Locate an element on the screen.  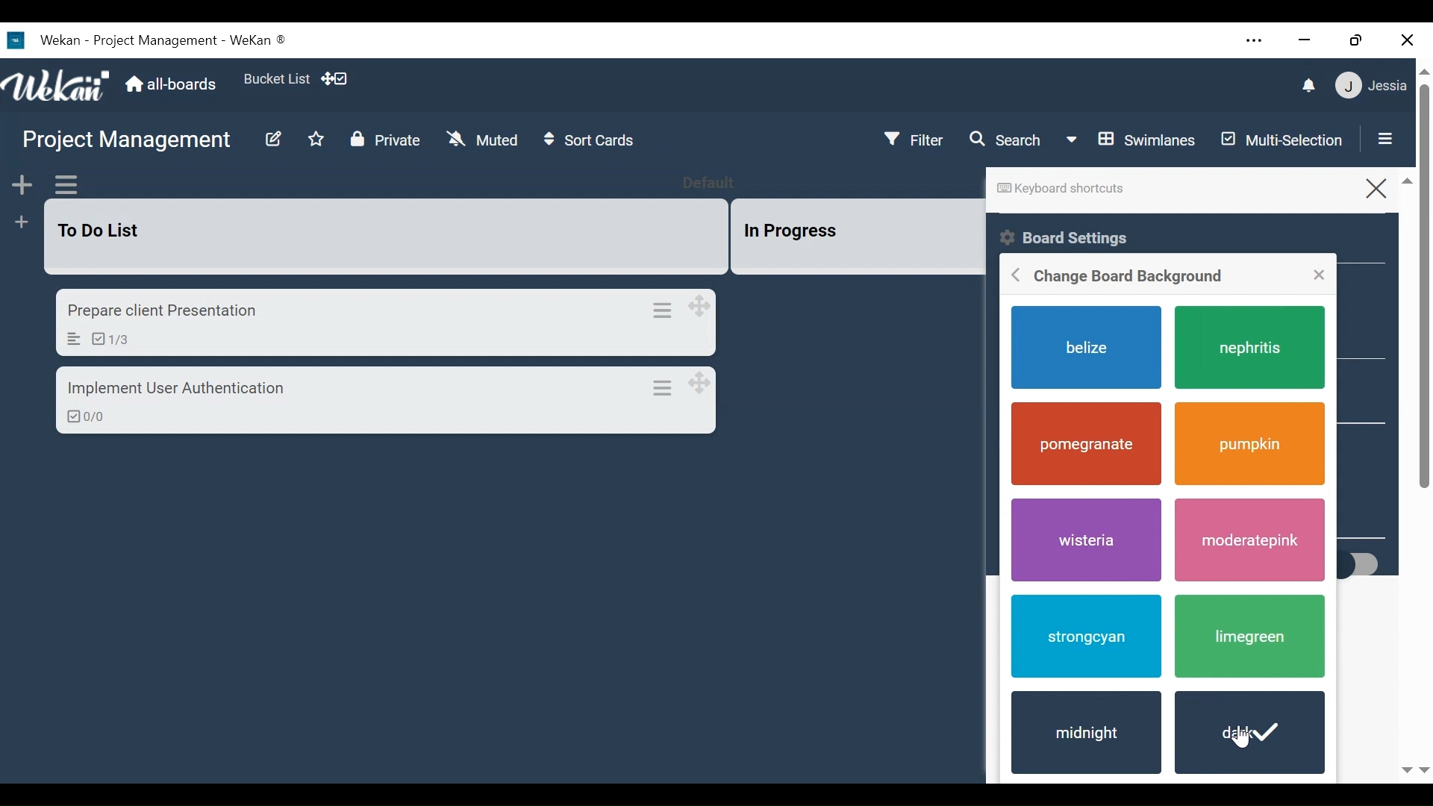
close is located at coordinates (1307, 40).